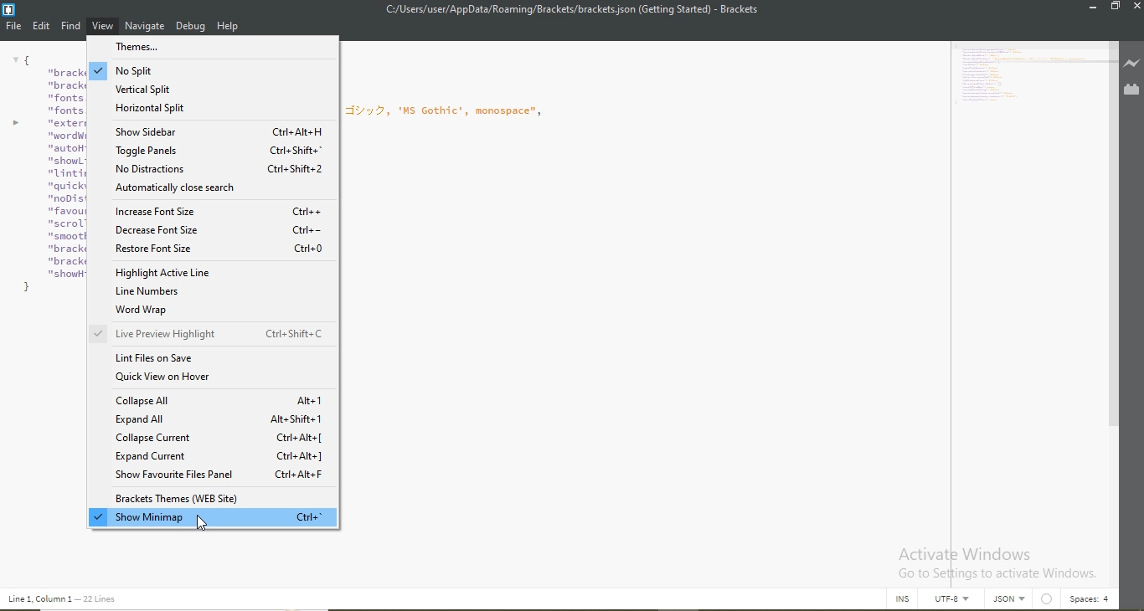 Image resolution: width=1144 pixels, height=611 pixels. What do you see at coordinates (208, 109) in the screenshot?
I see `horizontal split` at bounding box center [208, 109].